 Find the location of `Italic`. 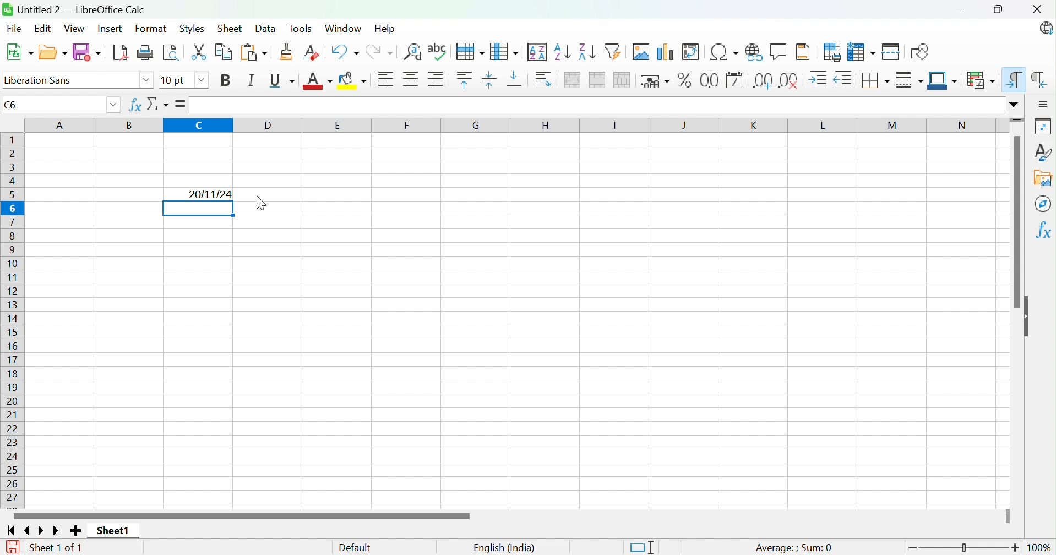

Italic is located at coordinates (252, 79).